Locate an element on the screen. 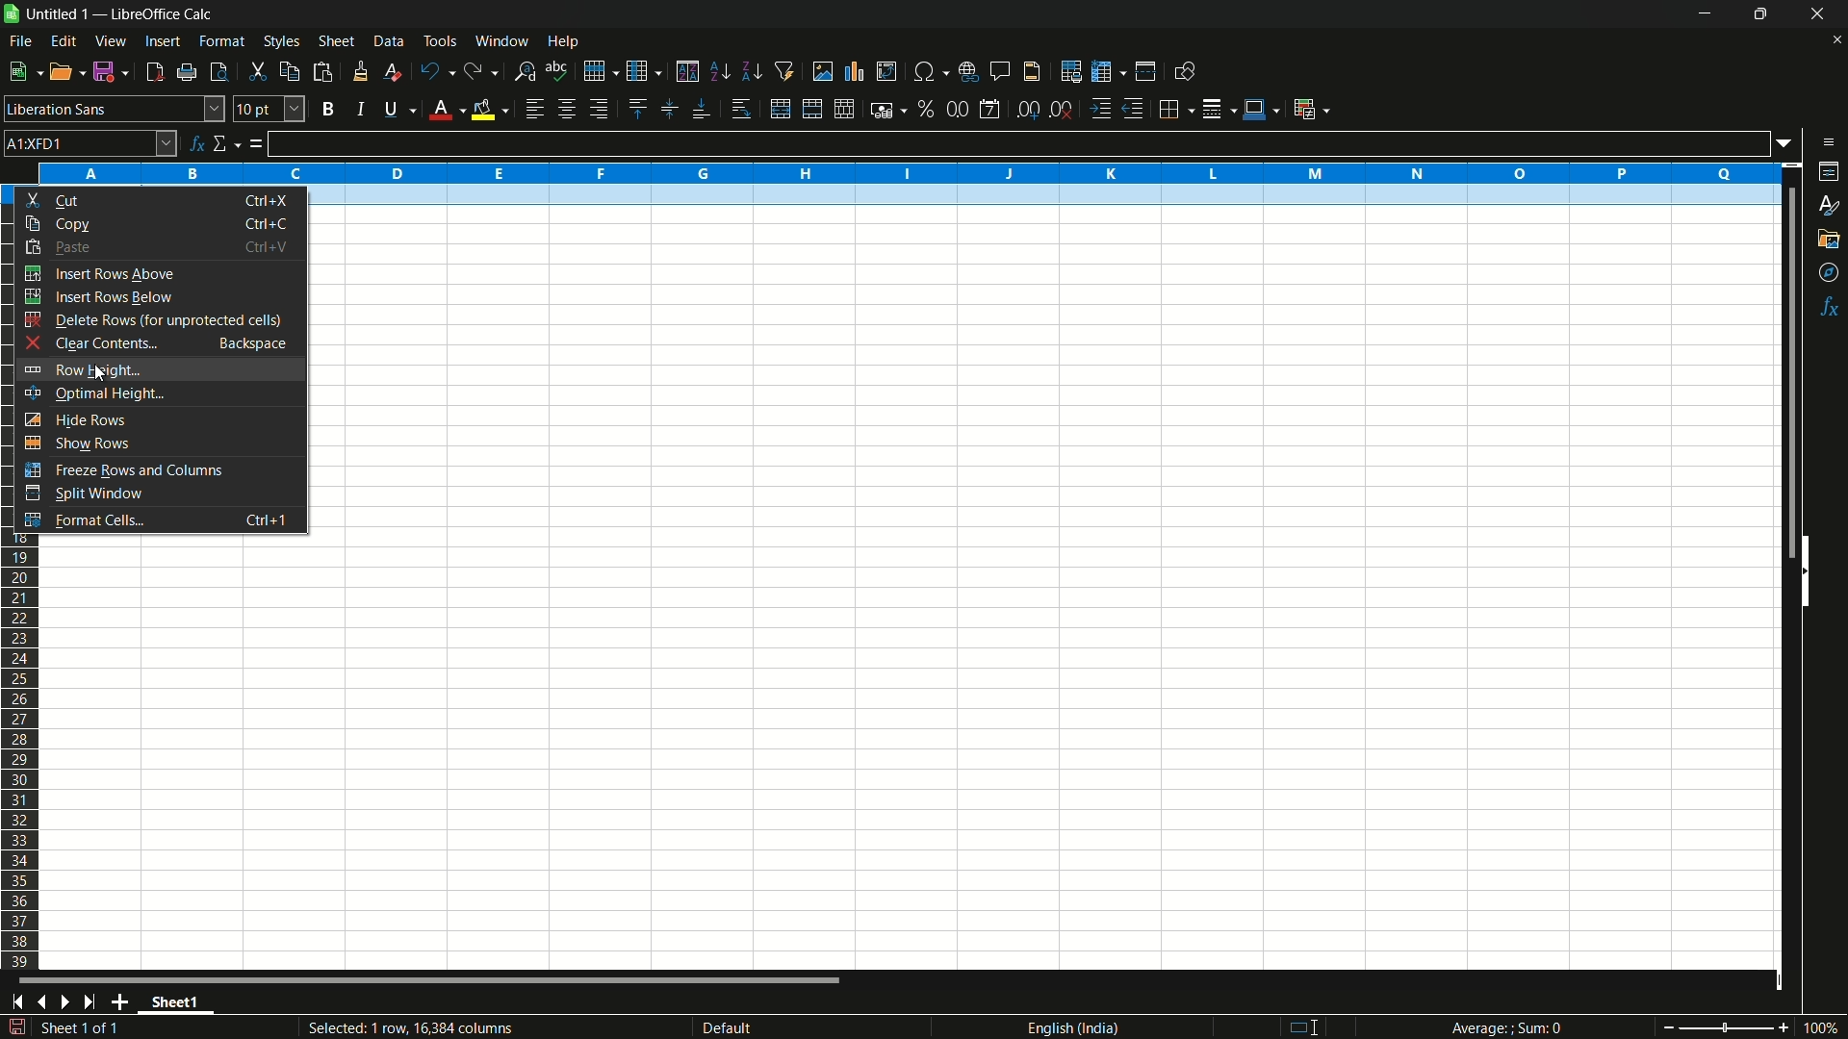 The image size is (1848, 1039). decrease indentation is located at coordinates (1135, 109).